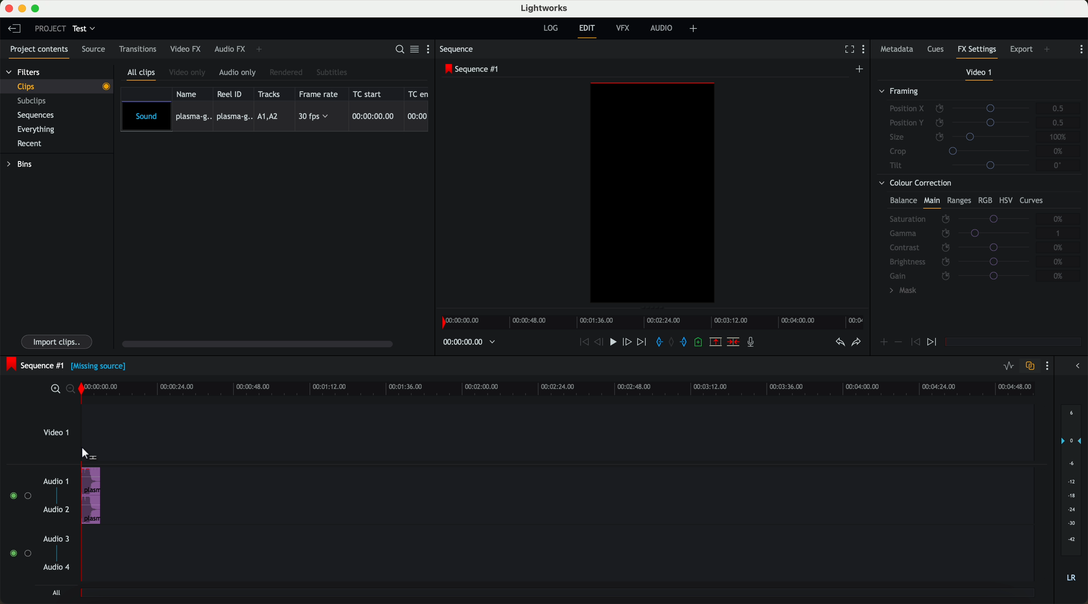 This screenshot has width=1088, height=604. What do you see at coordinates (371, 94) in the screenshot?
I see `TC start` at bounding box center [371, 94].